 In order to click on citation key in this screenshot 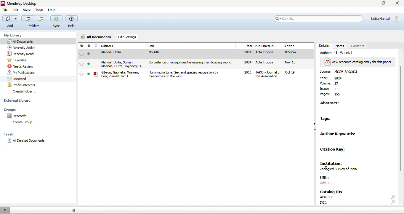, I will do `click(334, 150)`.